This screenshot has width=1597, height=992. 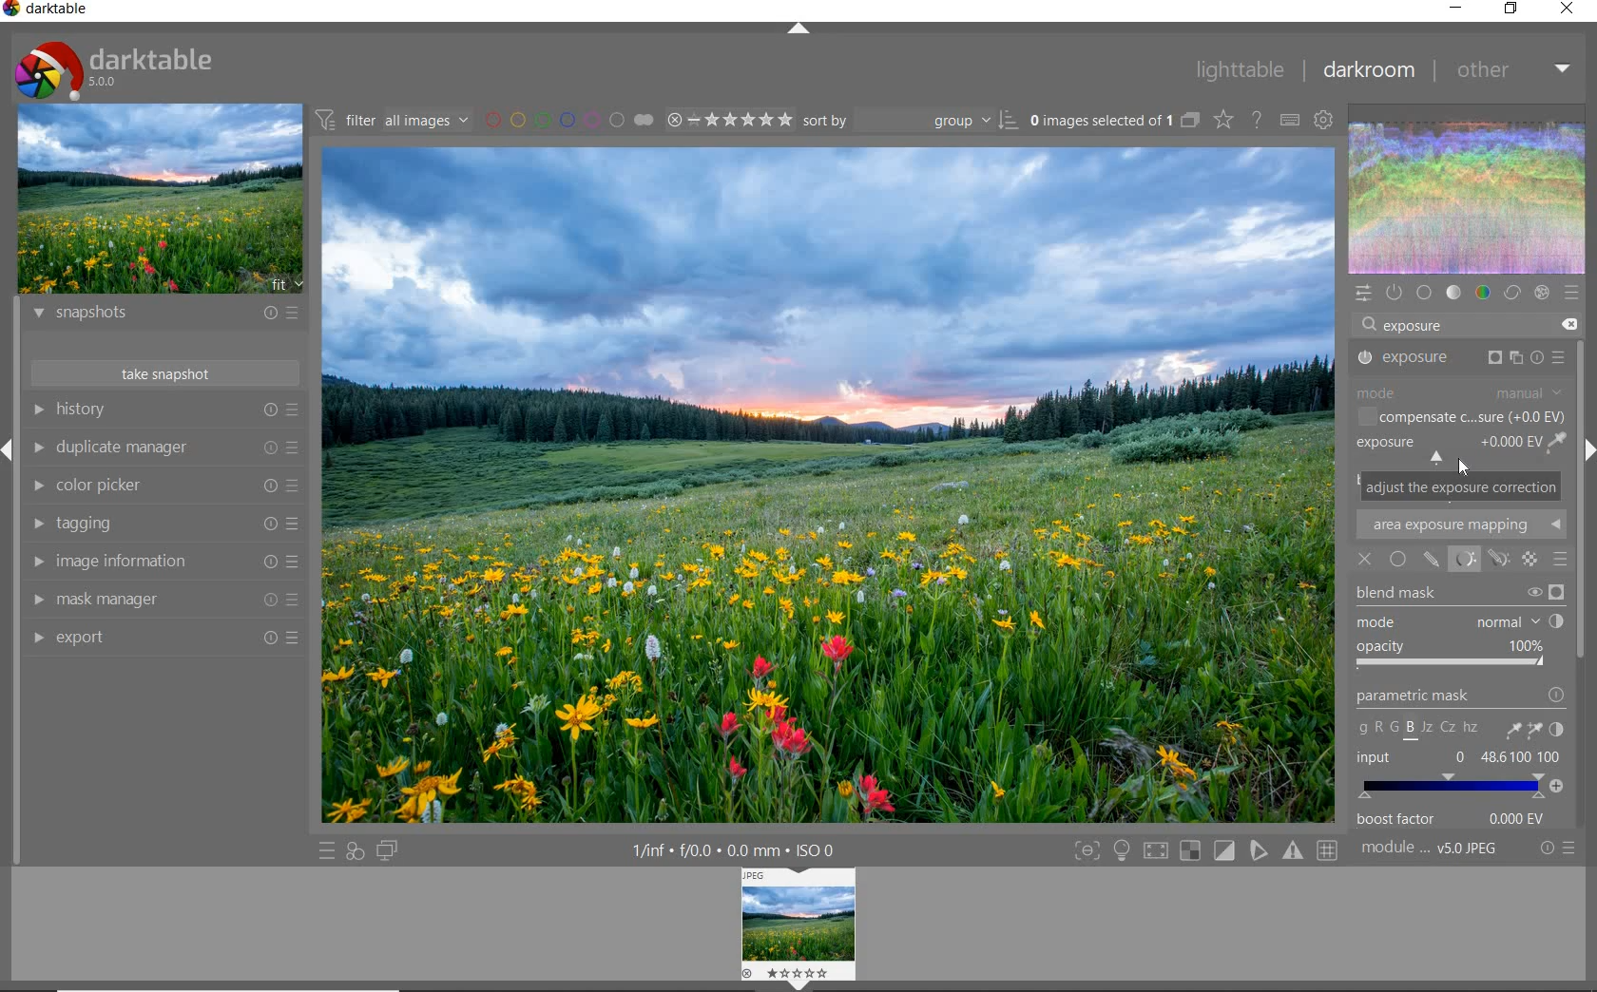 I want to click on AREA EXPOSURE MAPPING, so click(x=1469, y=525).